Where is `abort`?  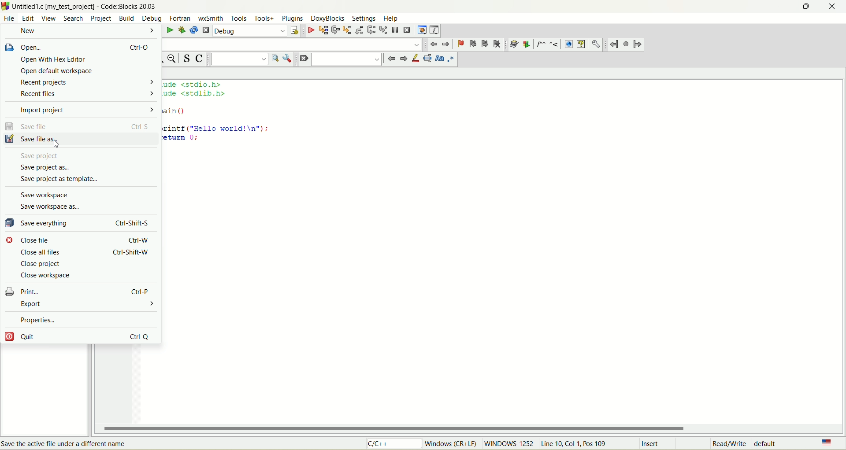 abort is located at coordinates (206, 32).